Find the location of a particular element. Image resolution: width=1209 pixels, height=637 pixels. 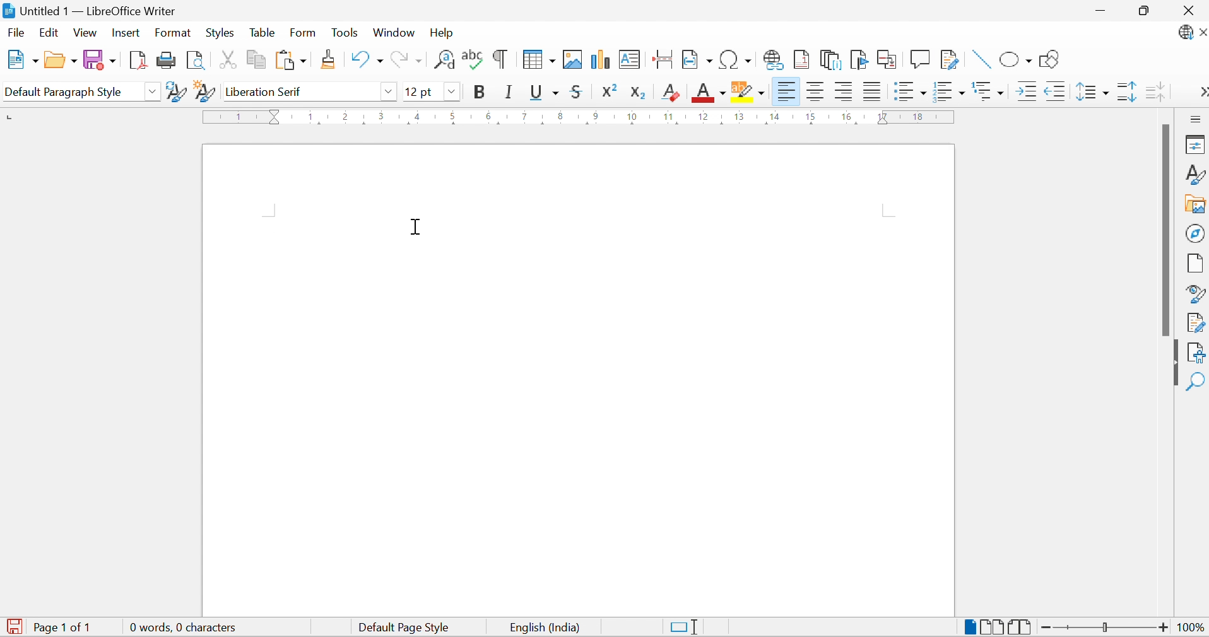

Sidebar Settings is located at coordinates (1195, 119).